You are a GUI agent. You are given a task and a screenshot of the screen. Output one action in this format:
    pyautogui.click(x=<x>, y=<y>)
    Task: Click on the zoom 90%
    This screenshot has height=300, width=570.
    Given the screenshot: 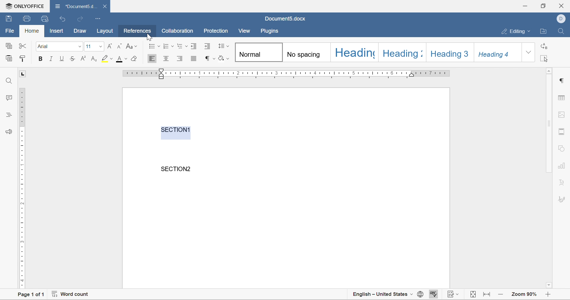 What is the action you would take?
    pyautogui.click(x=524, y=294)
    